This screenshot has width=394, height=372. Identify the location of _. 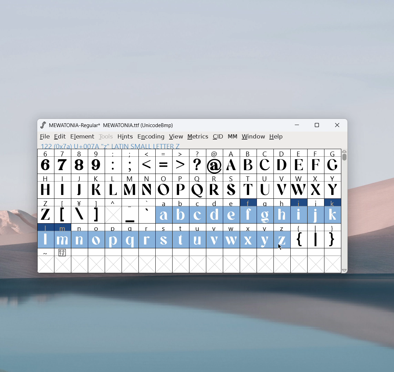
(130, 211).